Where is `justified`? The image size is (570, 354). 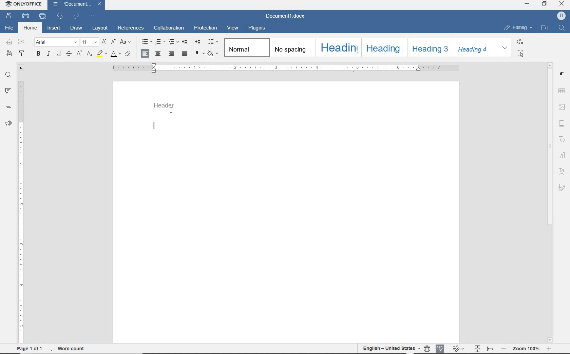 justified is located at coordinates (185, 54).